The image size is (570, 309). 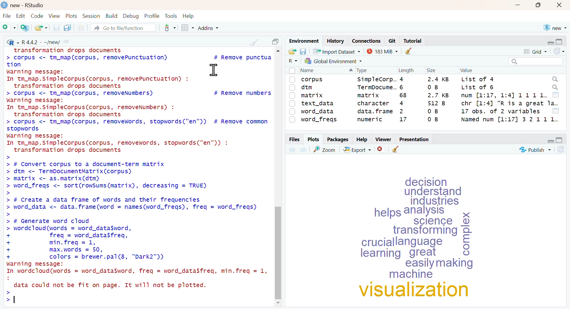 What do you see at coordinates (308, 88) in the screenshot?
I see `dtm` at bounding box center [308, 88].